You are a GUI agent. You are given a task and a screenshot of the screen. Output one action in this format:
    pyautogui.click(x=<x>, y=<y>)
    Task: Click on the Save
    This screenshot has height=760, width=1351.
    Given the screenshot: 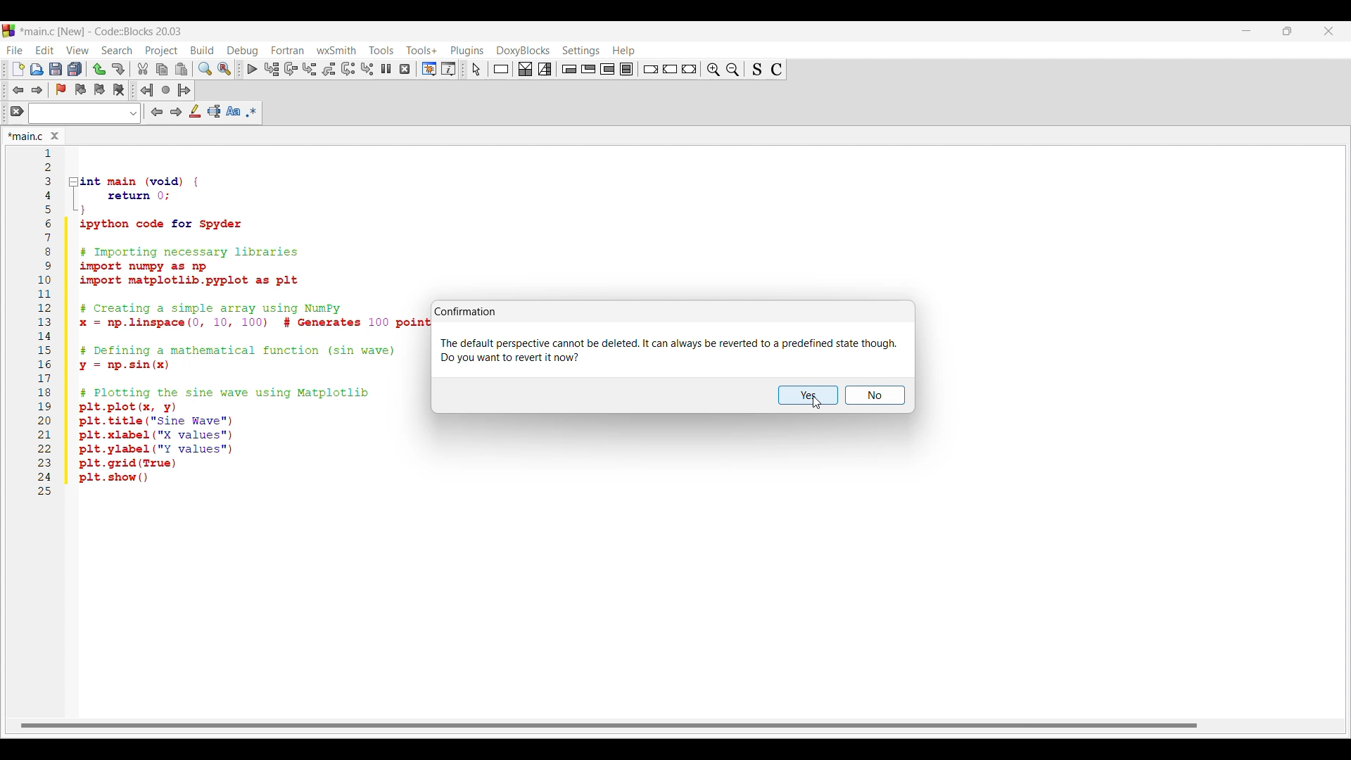 What is the action you would take?
    pyautogui.click(x=56, y=68)
    